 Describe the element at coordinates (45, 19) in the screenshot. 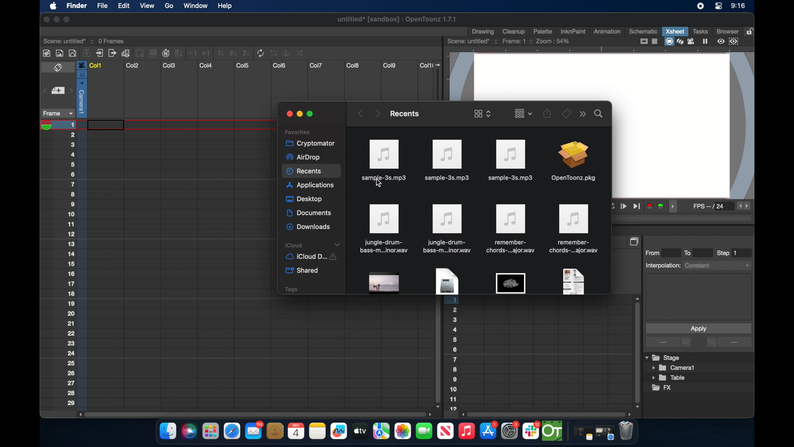

I see `close` at that location.